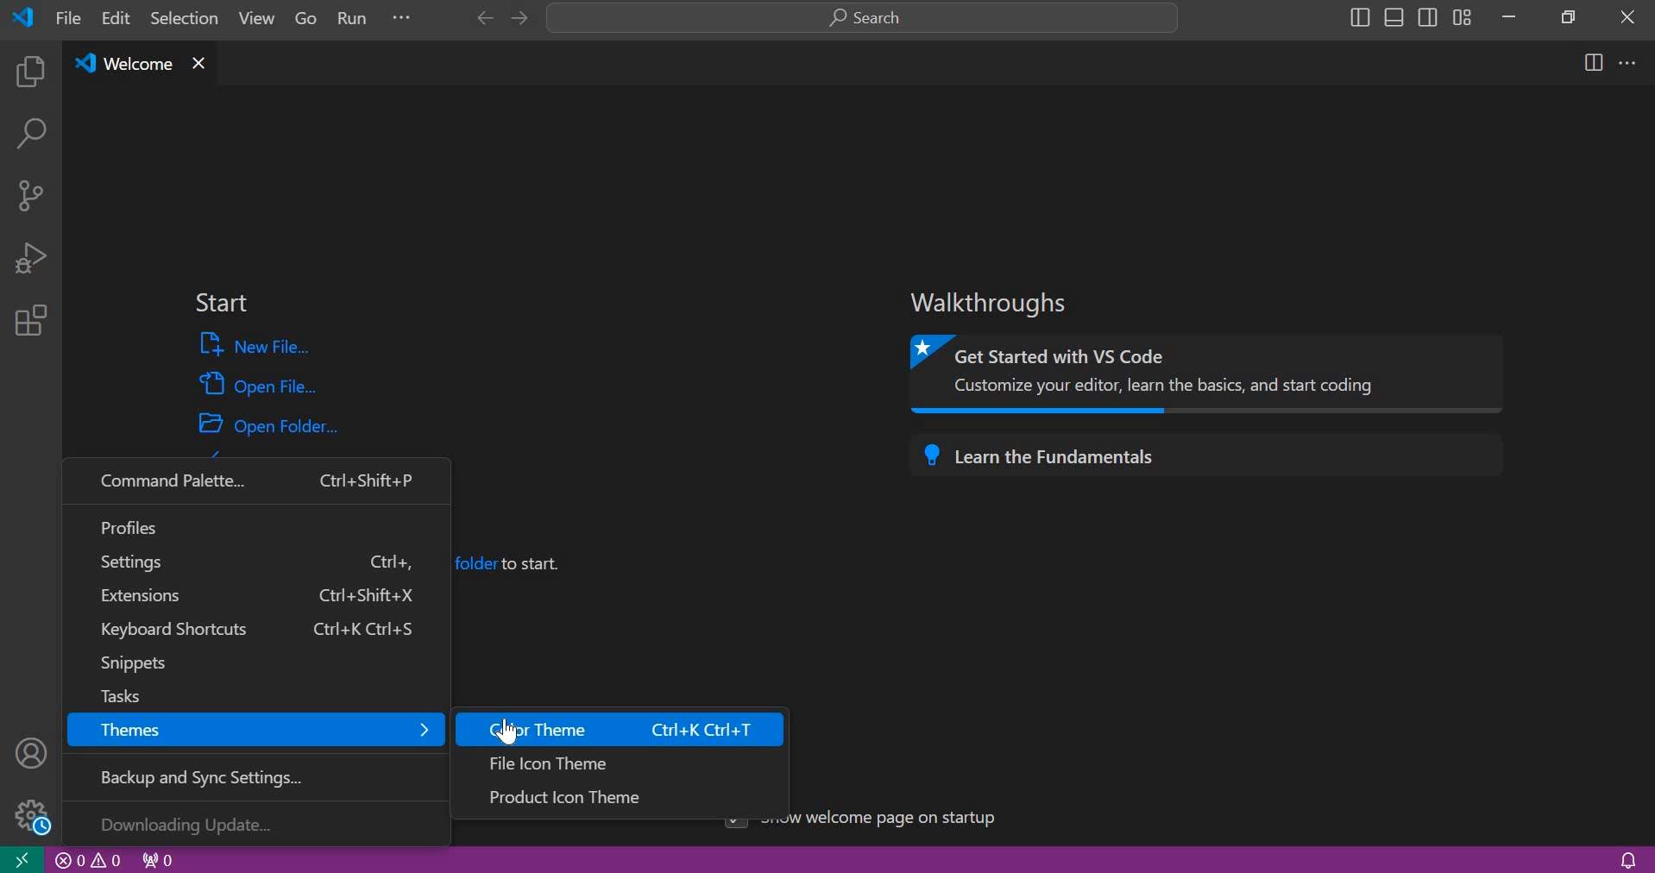 The height and width of the screenshot is (873, 1655). I want to click on product icon theme, so click(623, 796).